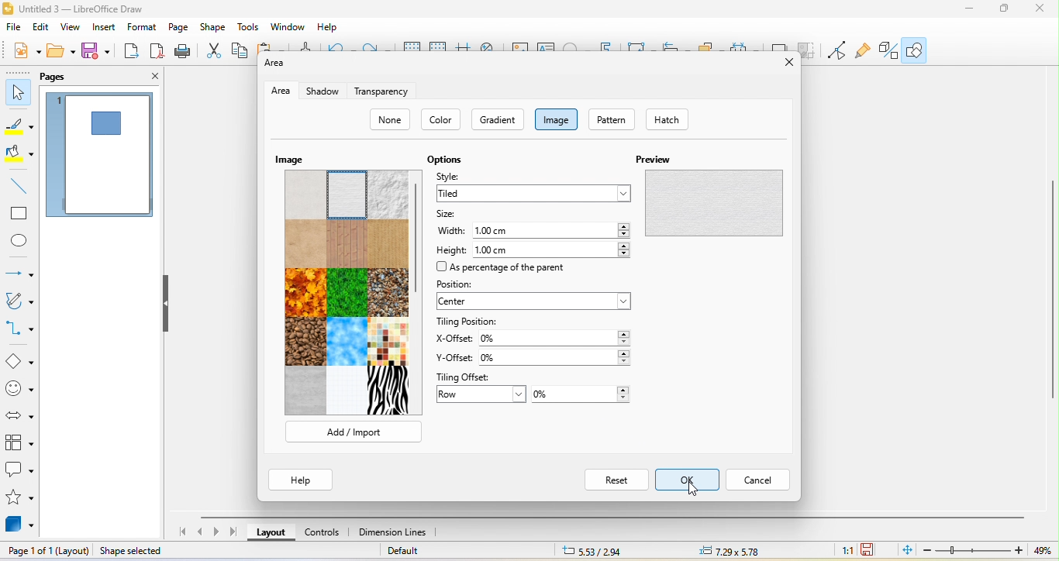 This screenshot has width=1059, height=561. I want to click on export directly as pdf, so click(159, 53).